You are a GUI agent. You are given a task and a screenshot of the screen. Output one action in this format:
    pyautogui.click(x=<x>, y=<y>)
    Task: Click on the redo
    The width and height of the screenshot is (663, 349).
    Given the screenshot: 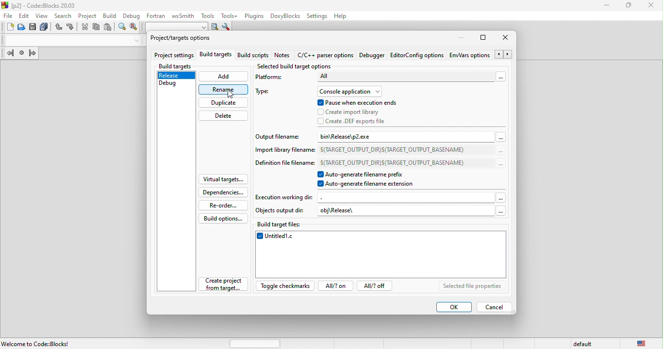 What is the action you would take?
    pyautogui.click(x=71, y=28)
    